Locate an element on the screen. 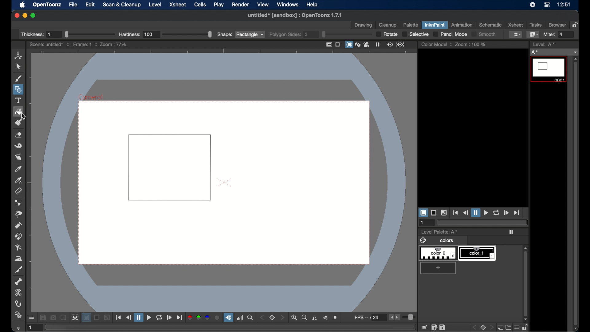 Image resolution: width=590 pixels, height=332 pixels. scroll up arrow is located at coordinates (576, 59).